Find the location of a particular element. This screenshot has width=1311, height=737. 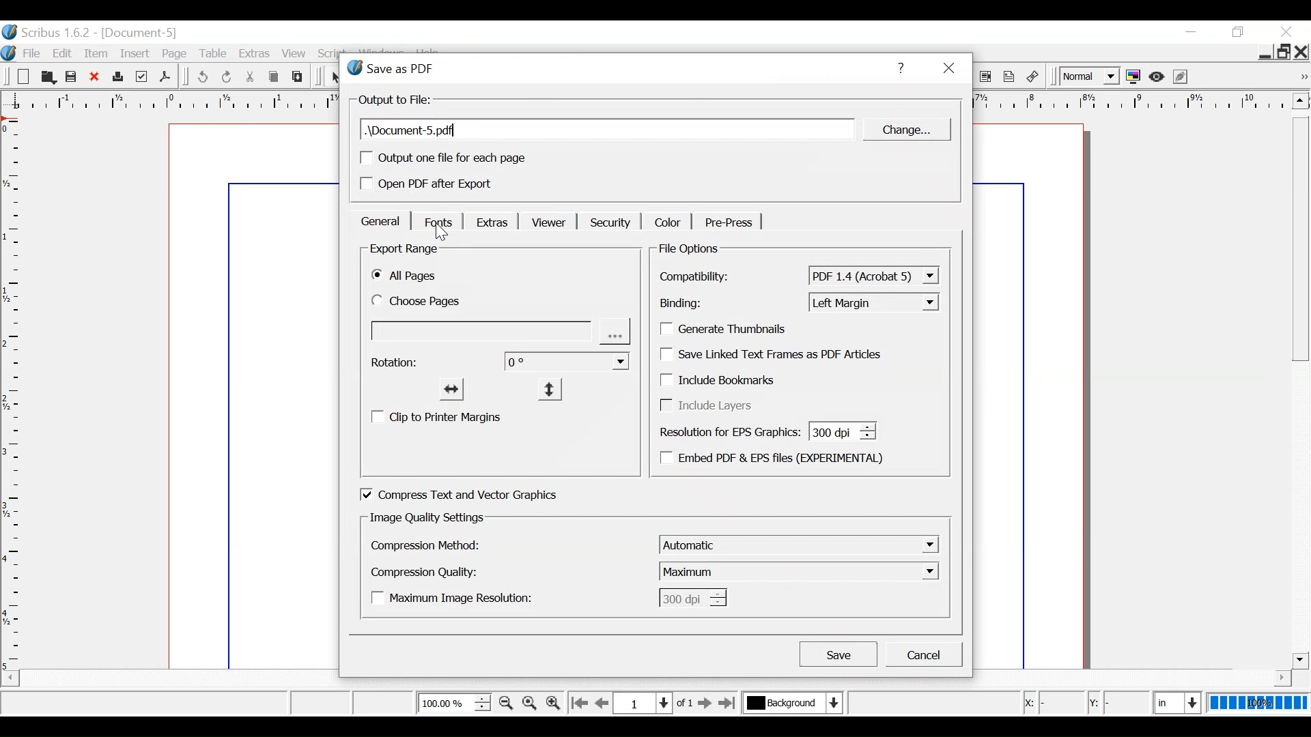

Vertical Scroll bar is located at coordinates (1300, 392).